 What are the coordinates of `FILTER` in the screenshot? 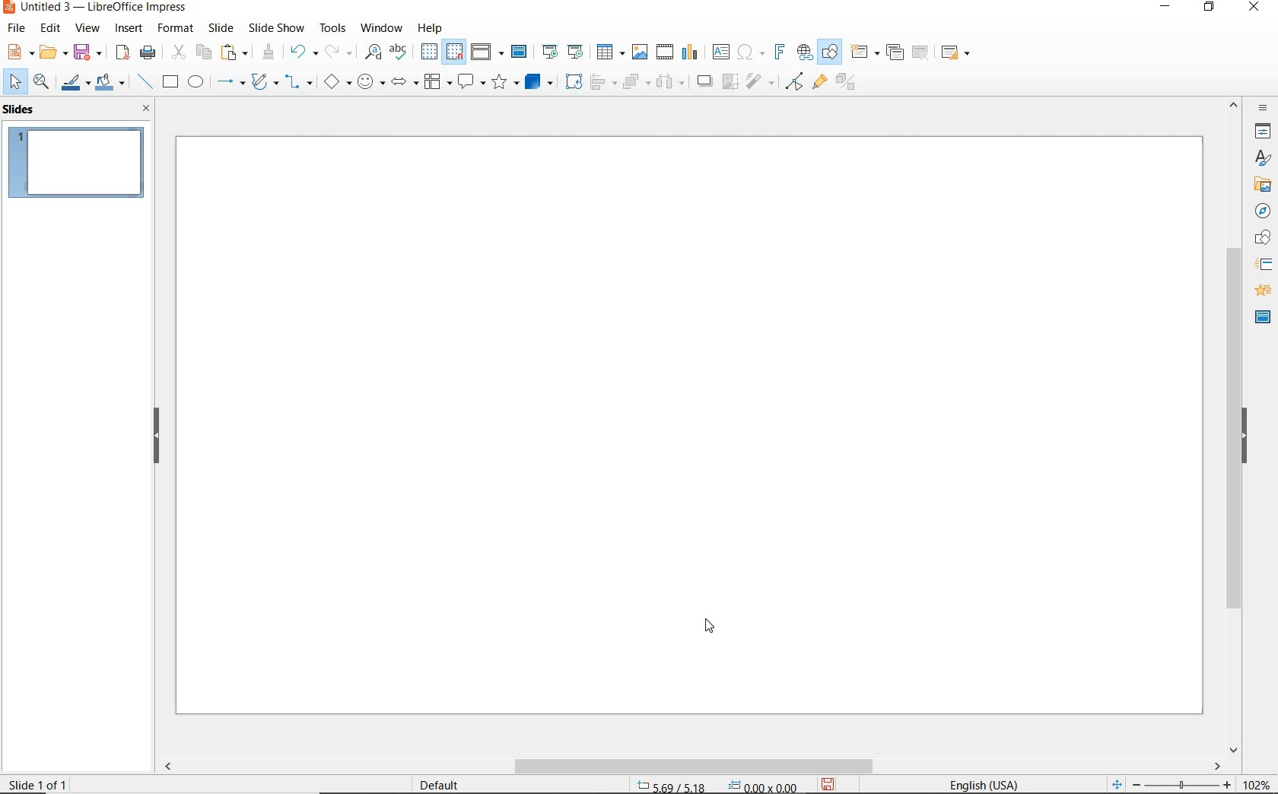 It's located at (760, 81).